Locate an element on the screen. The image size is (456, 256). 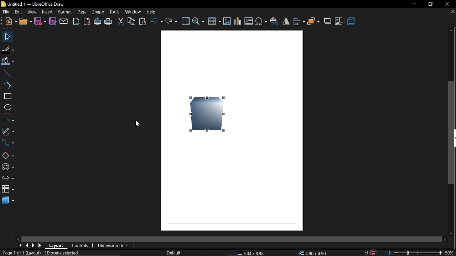
edit is located at coordinates (19, 12).